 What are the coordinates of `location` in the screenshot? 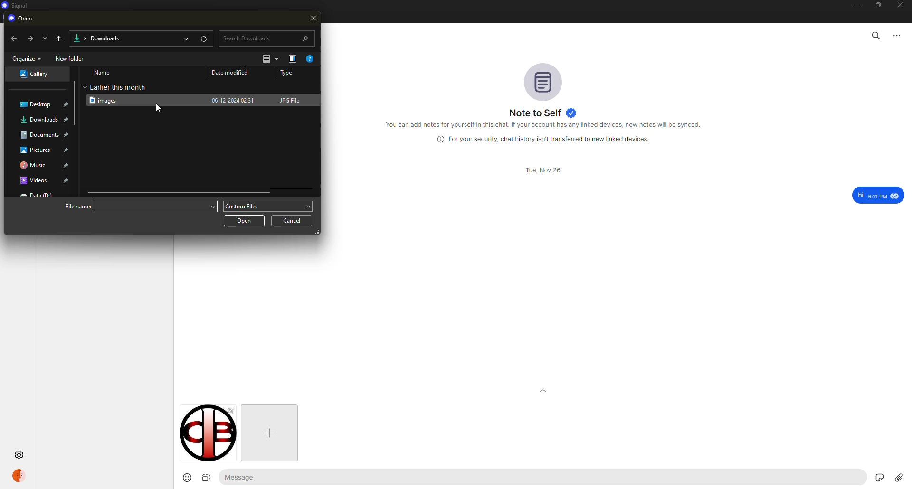 It's located at (33, 74).